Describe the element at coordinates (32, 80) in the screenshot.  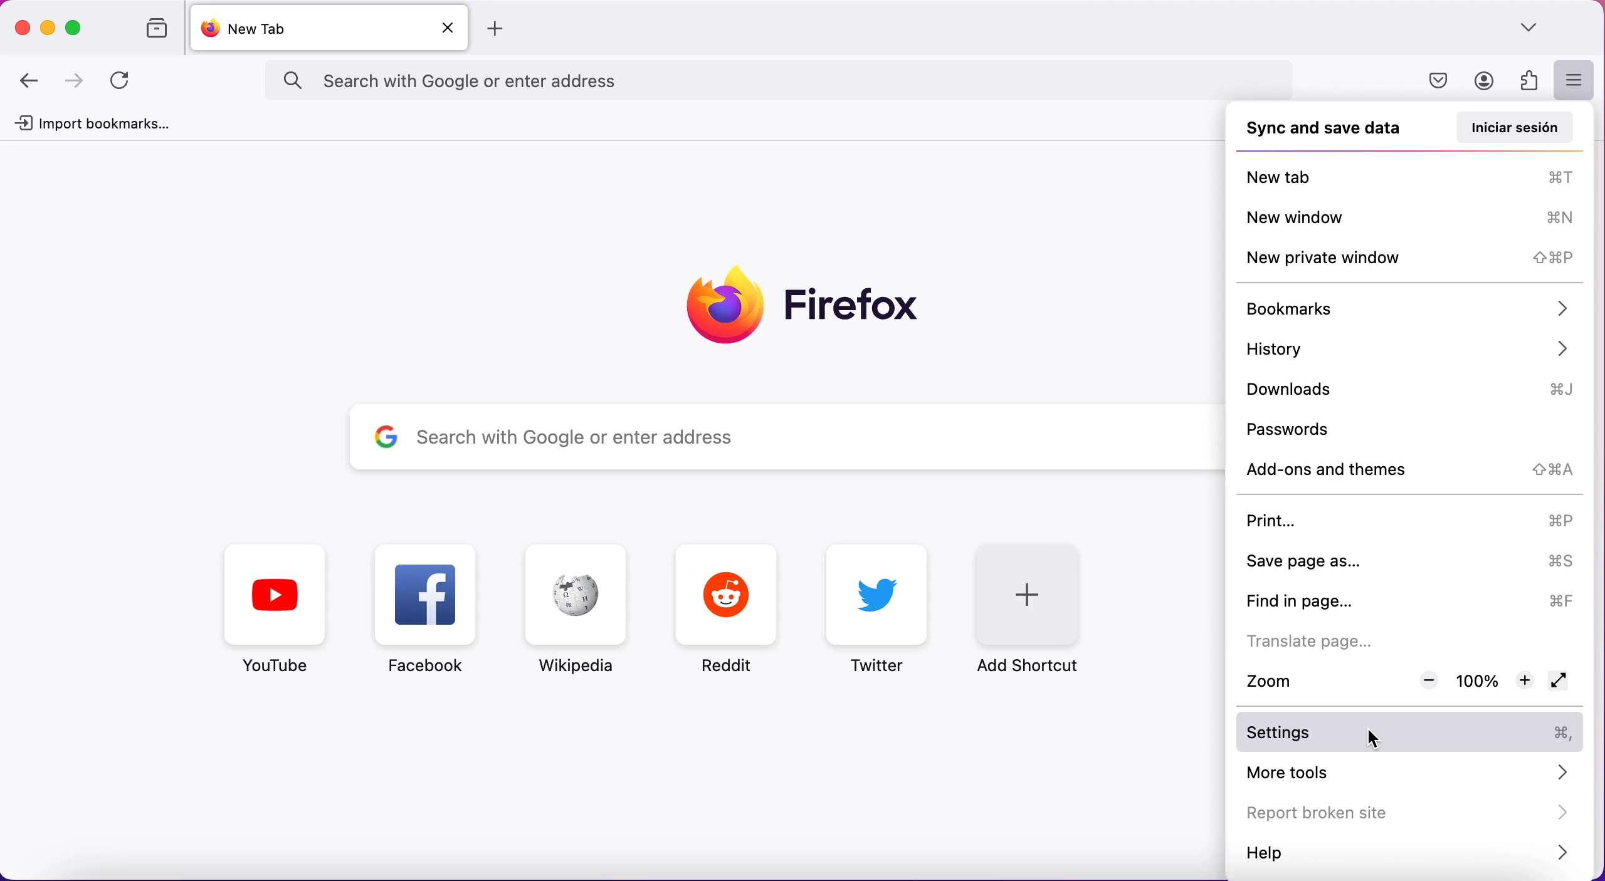
I see `go back one page` at that location.